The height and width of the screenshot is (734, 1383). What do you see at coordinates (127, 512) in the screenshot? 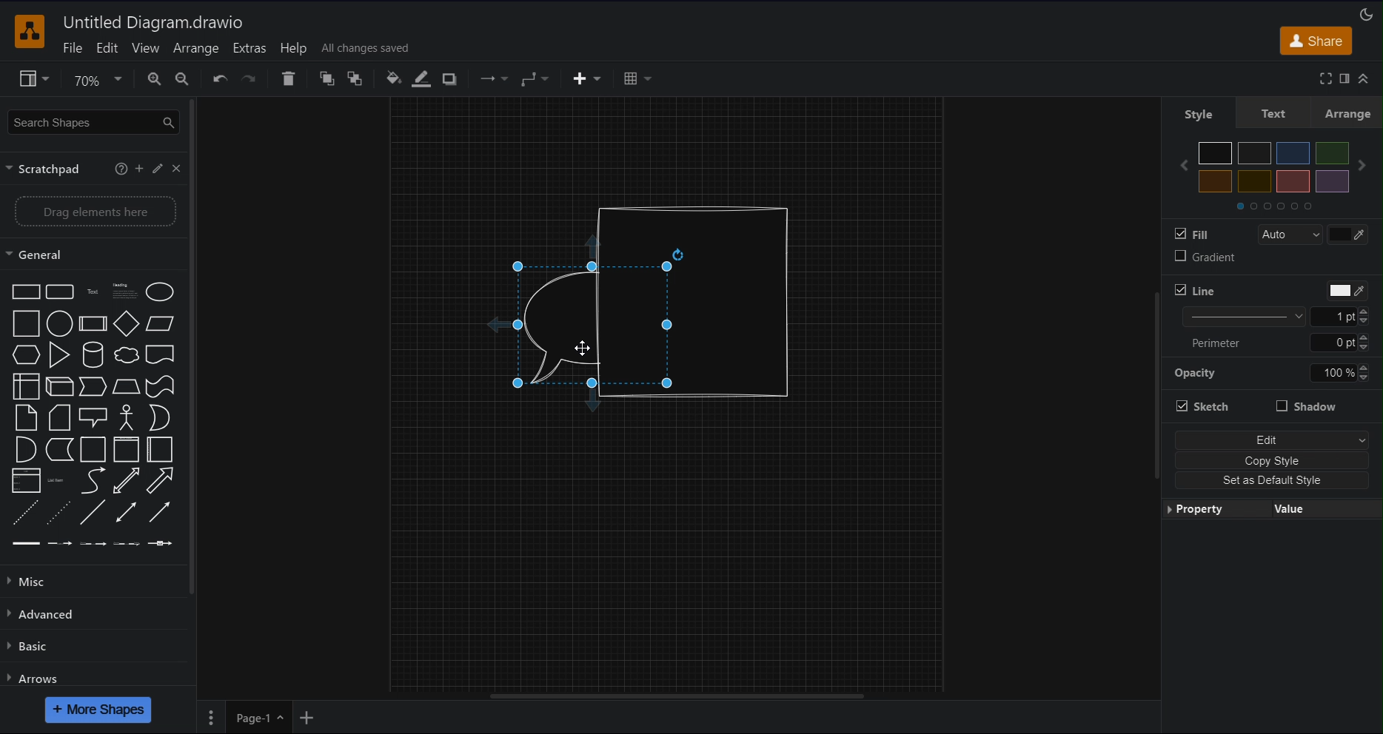
I see `Bidirectional connector` at bounding box center [127, 512].